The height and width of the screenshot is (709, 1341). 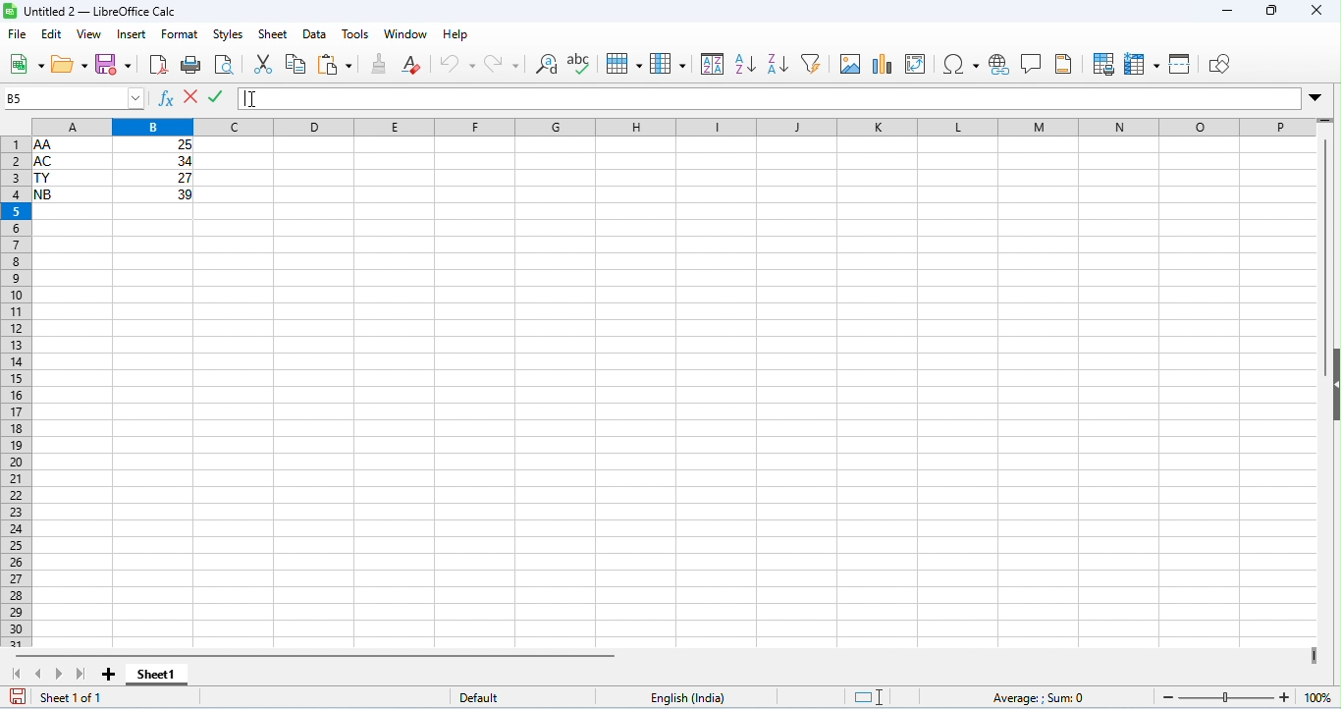 What do you see at coordinates (747, 64) in the screenshot?
I see `sort ascending` at bounding box center [747, 64].